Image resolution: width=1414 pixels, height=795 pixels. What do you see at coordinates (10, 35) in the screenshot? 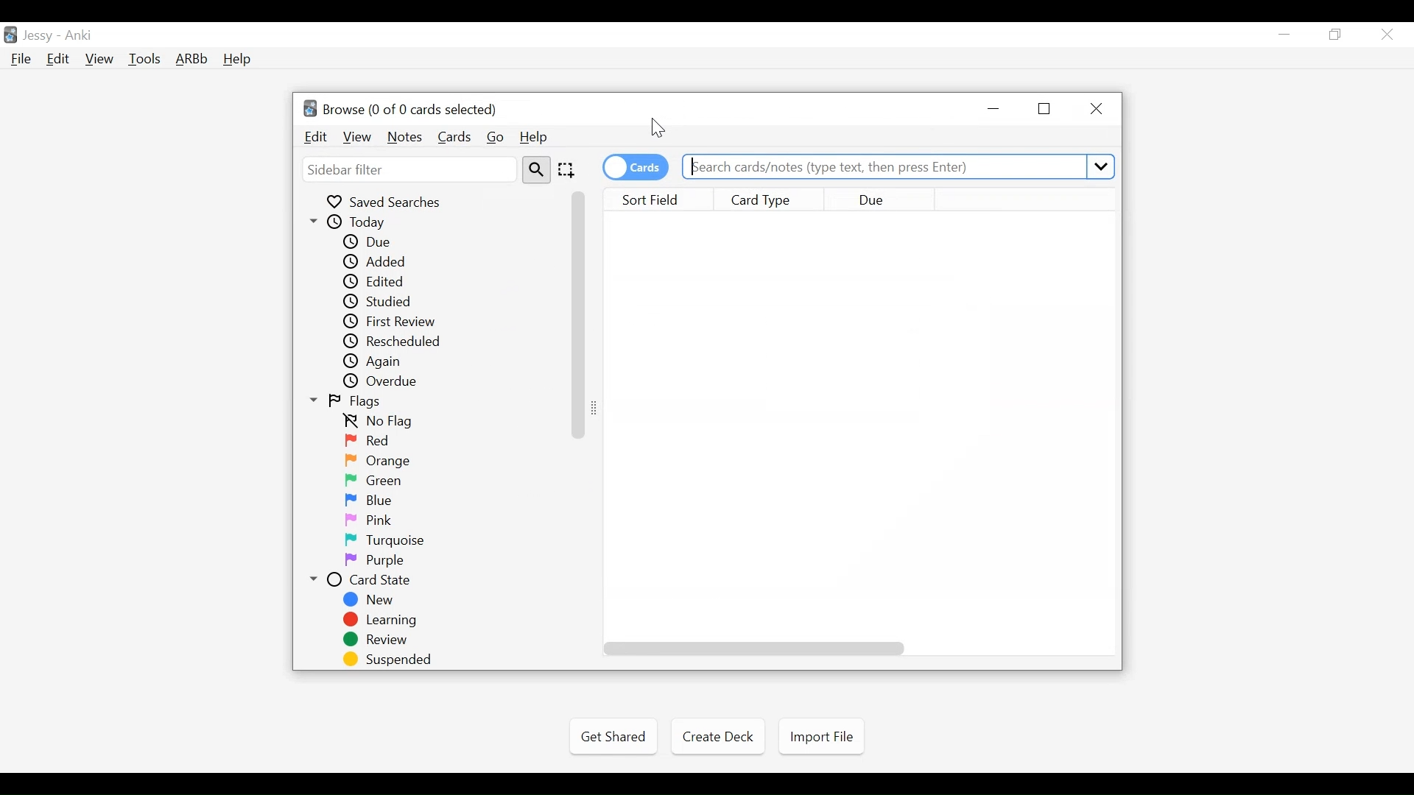
I see `Anki Desktop Icon` at bounding box center [10, 35].